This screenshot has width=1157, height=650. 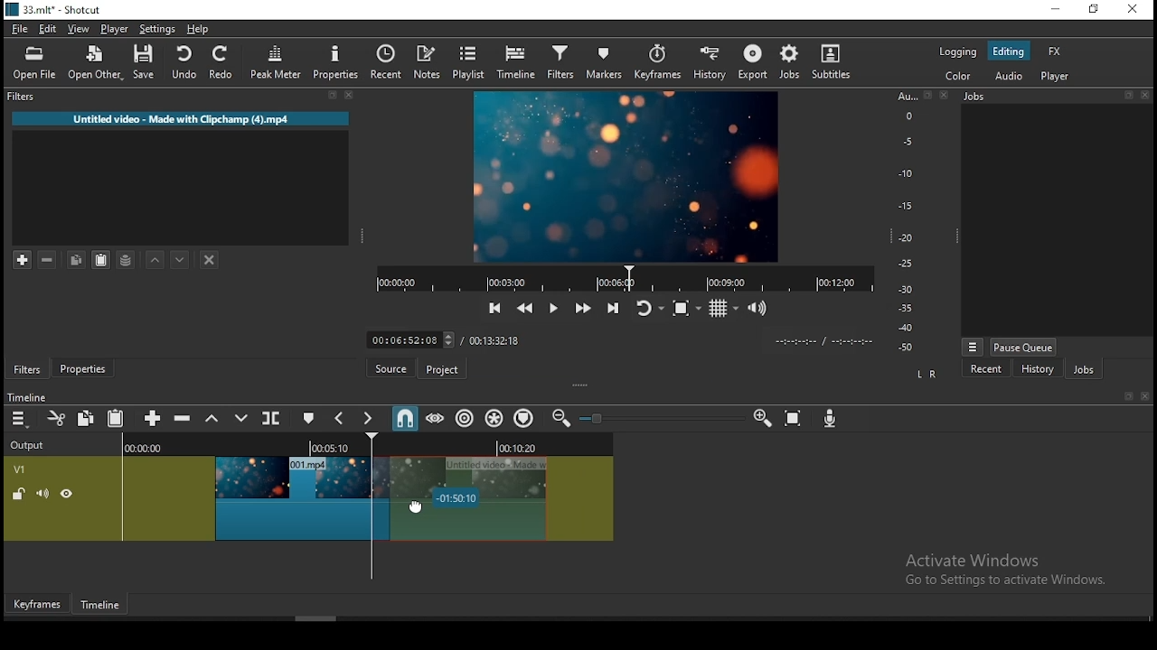 I want to click on open other, so click(x=94, y=63).